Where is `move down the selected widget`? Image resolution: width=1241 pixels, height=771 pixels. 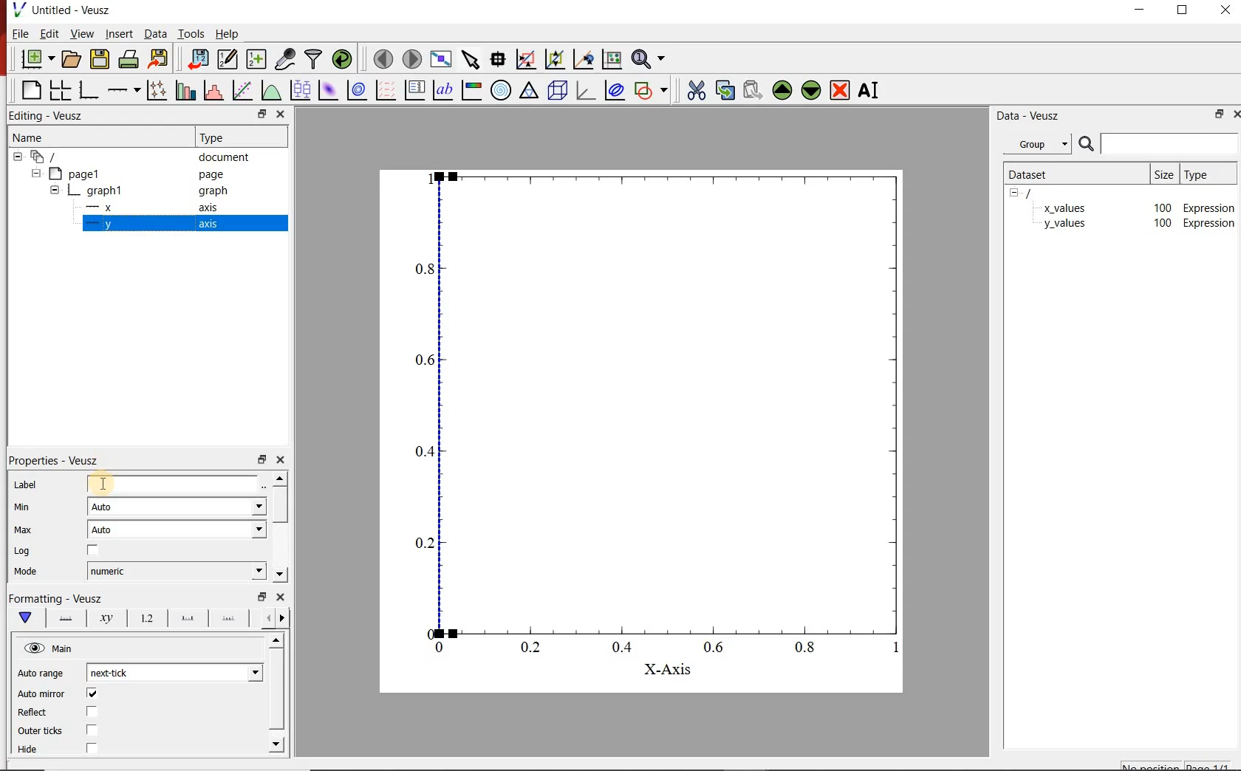 move down the selected widget is located at coordinates (811, 92).